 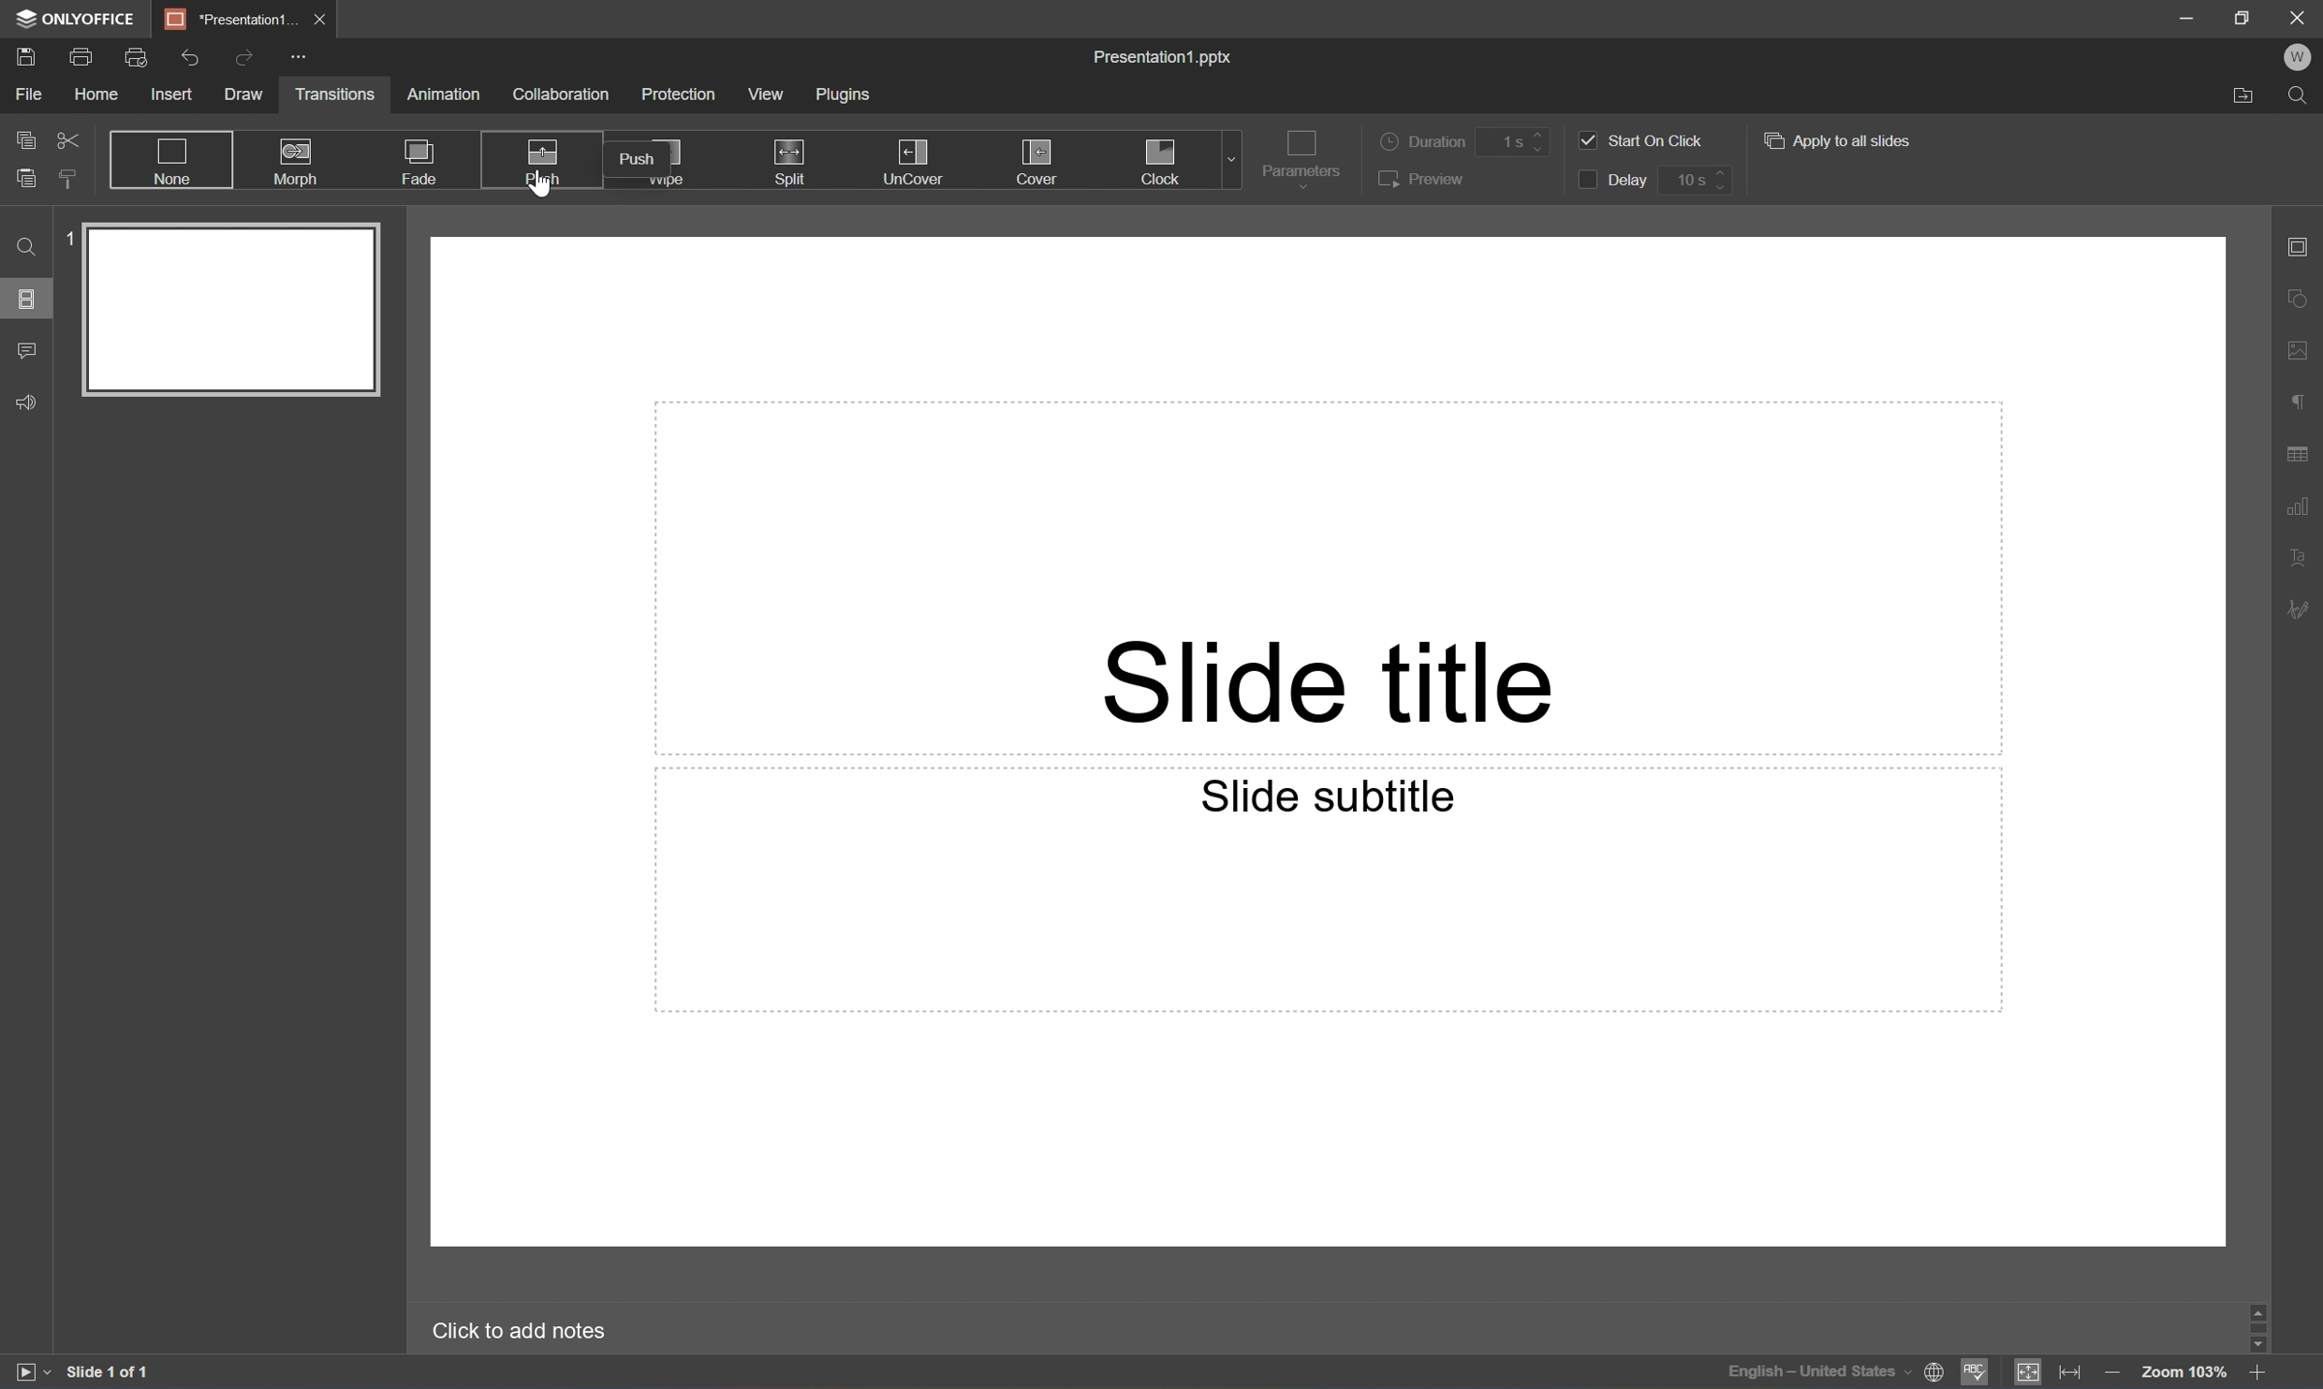 What do you see at coordinates (765, 95) in the screenshot?
I see `View` at bounding box center [765, 95].